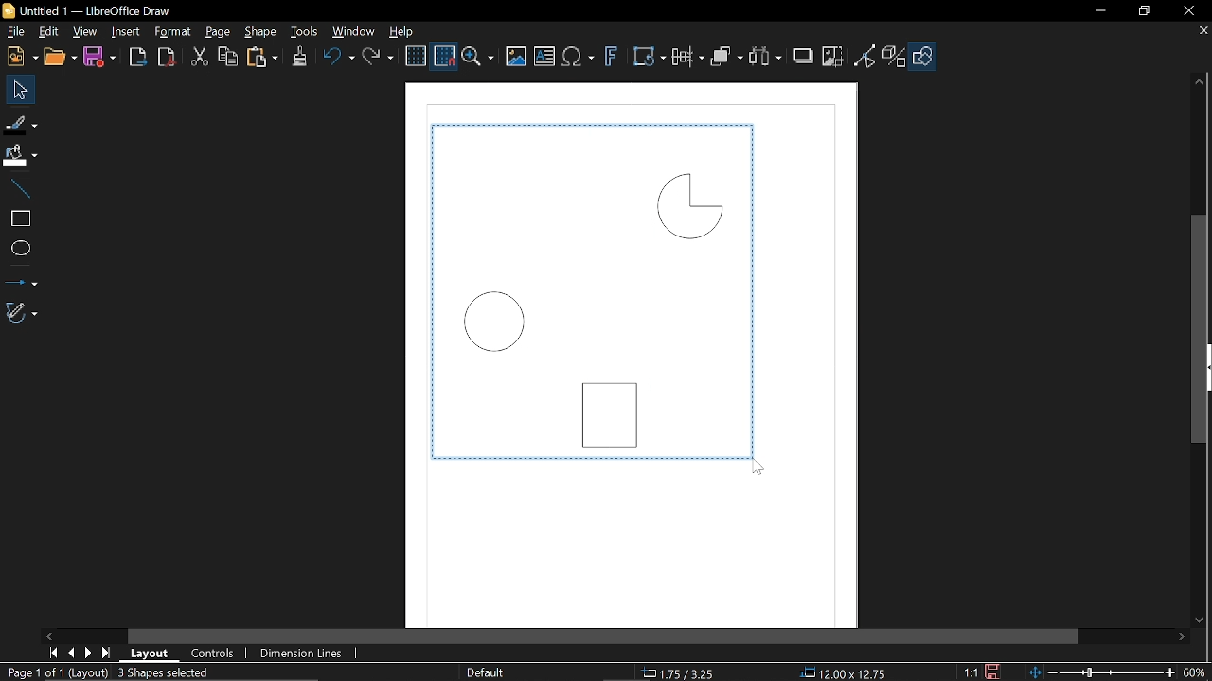 The height and width of the screenshot is (681, 1212). What do you see at coordinates (595, 457) in the screenshot?
I see `line around selected objects` at bounding box center [595, 457].